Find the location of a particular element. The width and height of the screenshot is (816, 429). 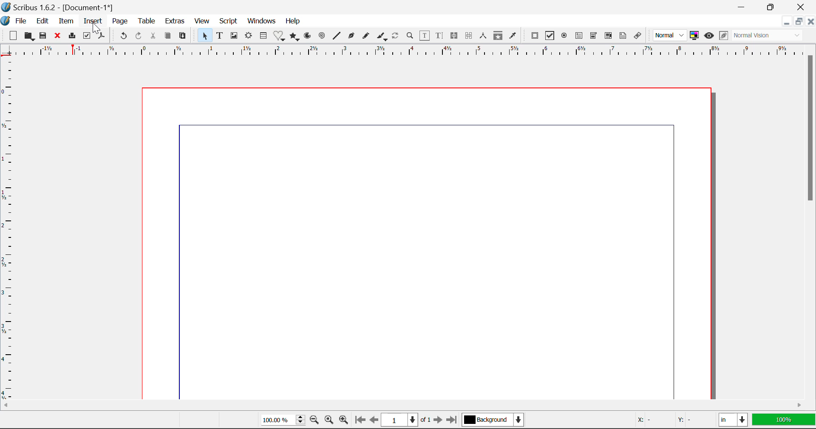

Normal Vision is located at coordinates (768, 36).